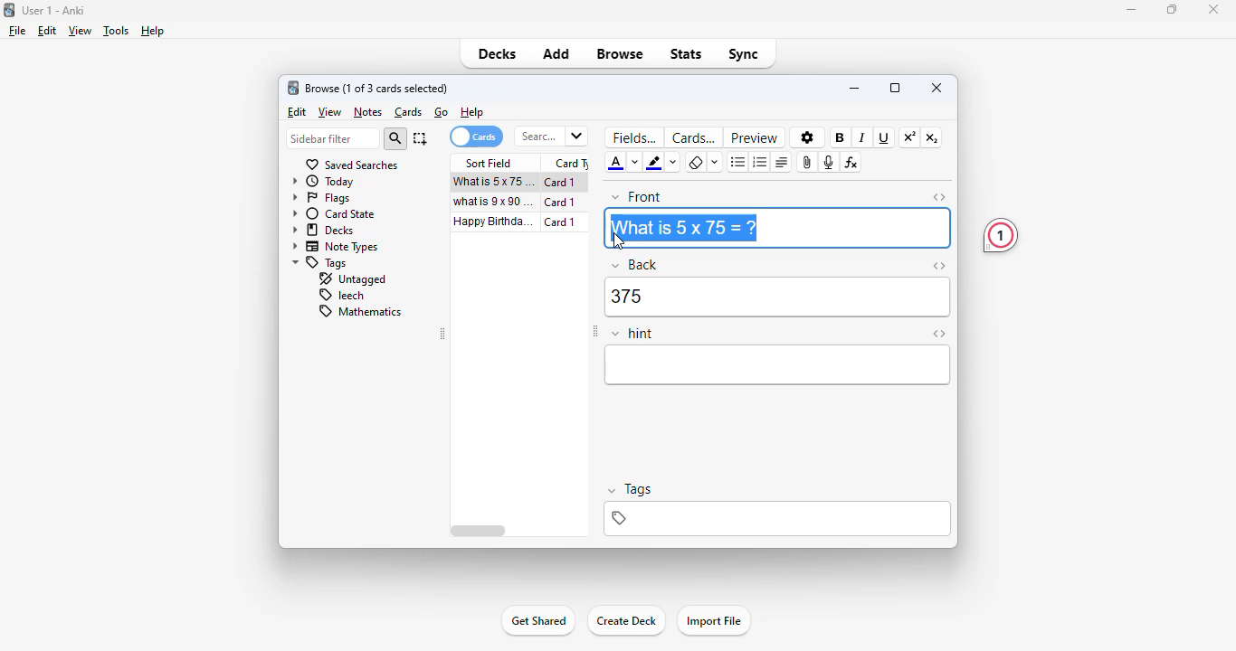  Describe the element at coordinates (636, 197) in the screenshot. I see `front` at that location.